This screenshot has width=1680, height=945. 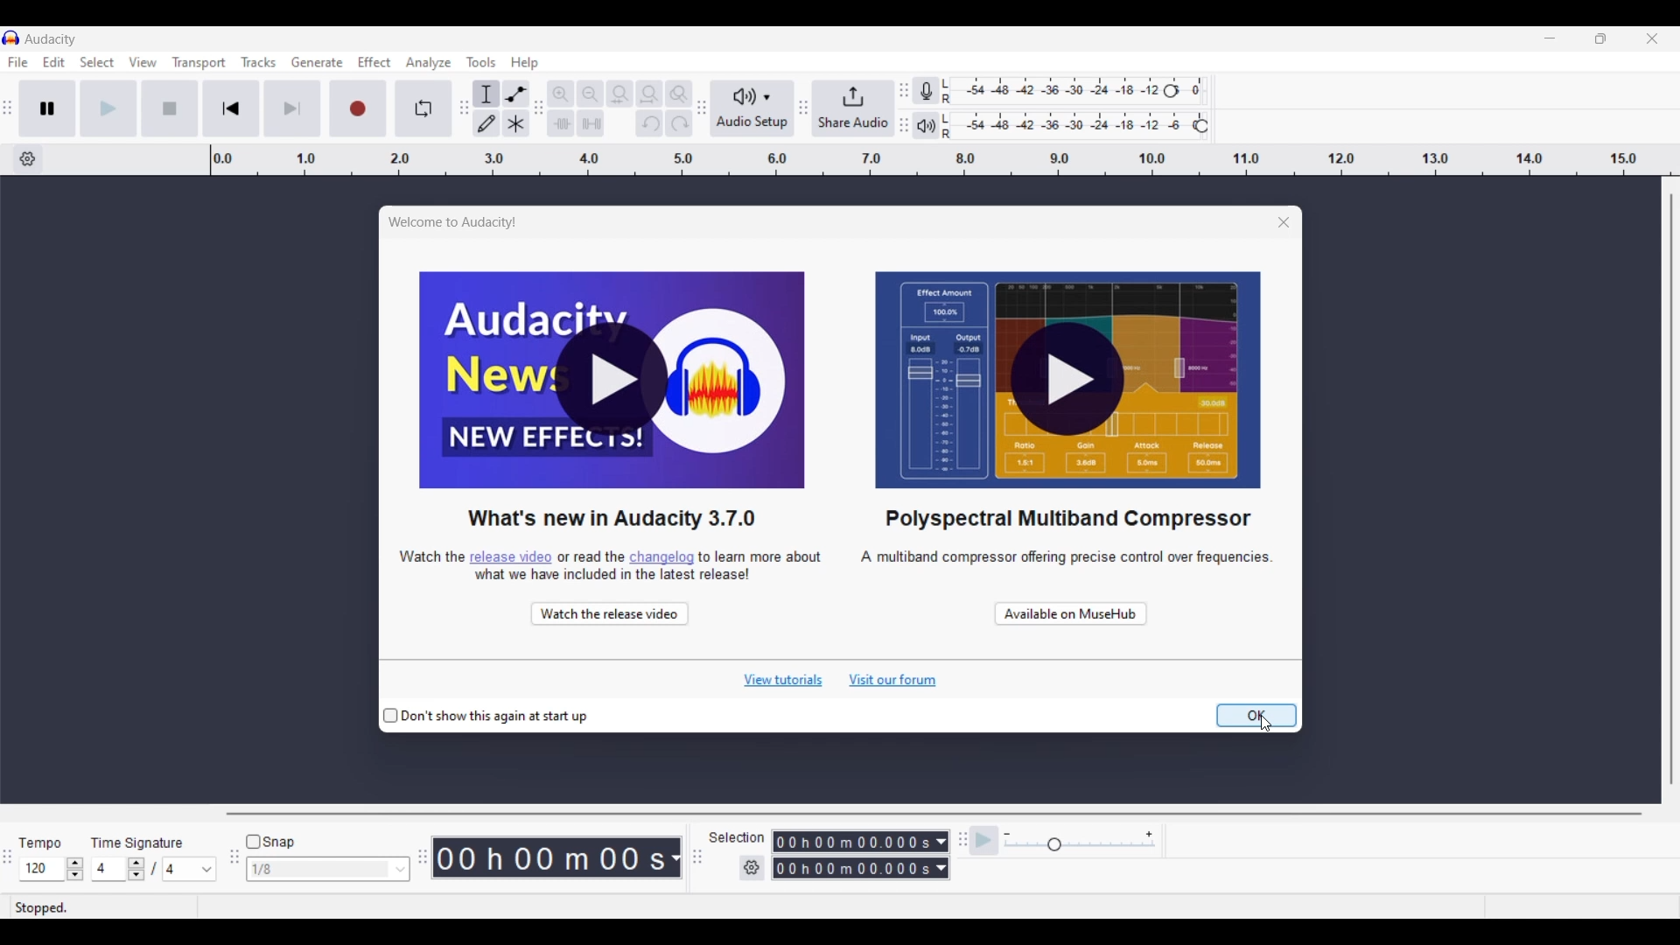 I want to click on Analyze menu, so click(x=429, y=63).